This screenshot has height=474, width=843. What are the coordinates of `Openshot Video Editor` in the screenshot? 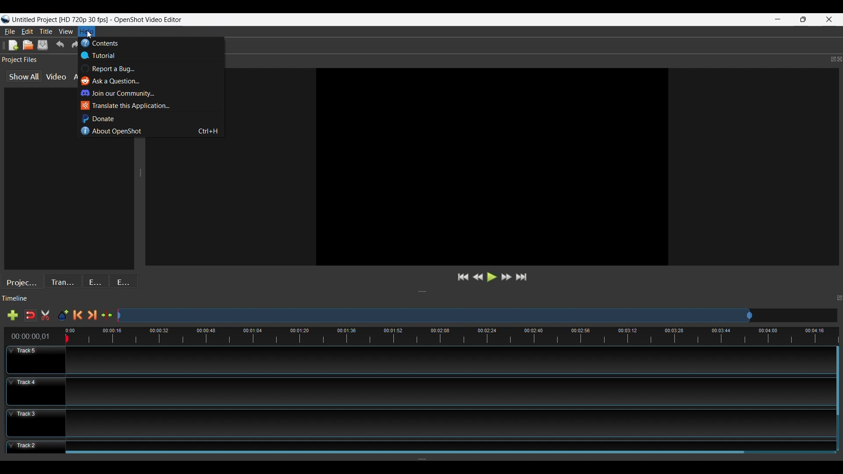 It's located at (152, 20).